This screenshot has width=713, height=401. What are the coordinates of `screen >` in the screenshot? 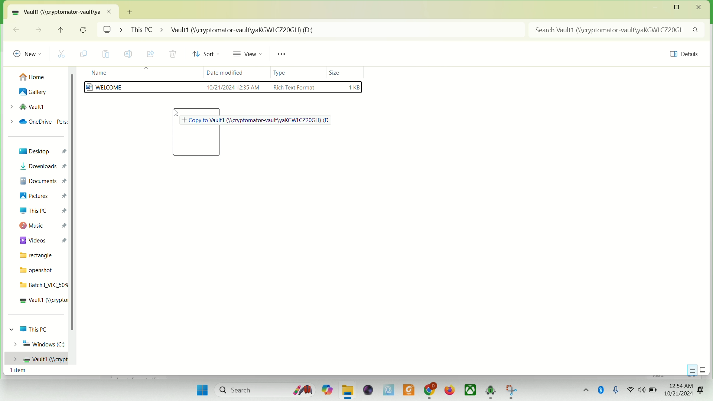 It's located at (113, 31).